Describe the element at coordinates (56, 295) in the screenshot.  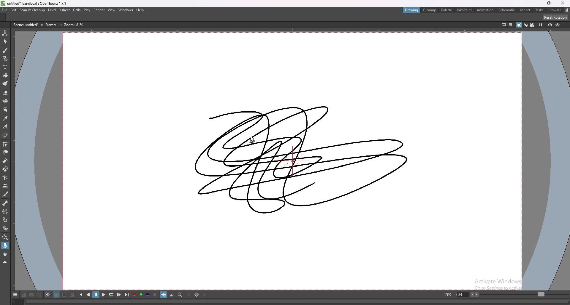
I see `black background` at that location.